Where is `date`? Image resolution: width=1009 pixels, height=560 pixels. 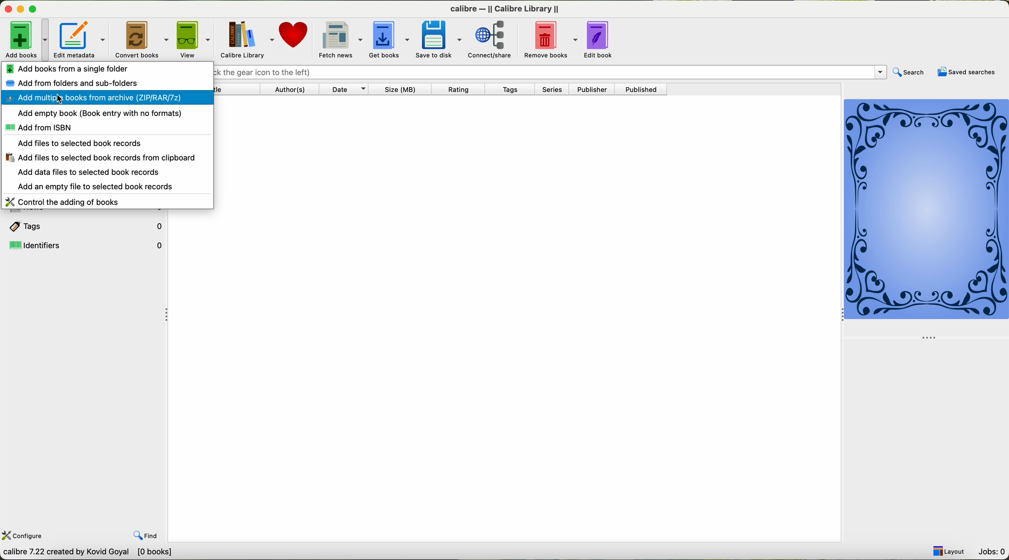
date is located at coordinates (347, 90).